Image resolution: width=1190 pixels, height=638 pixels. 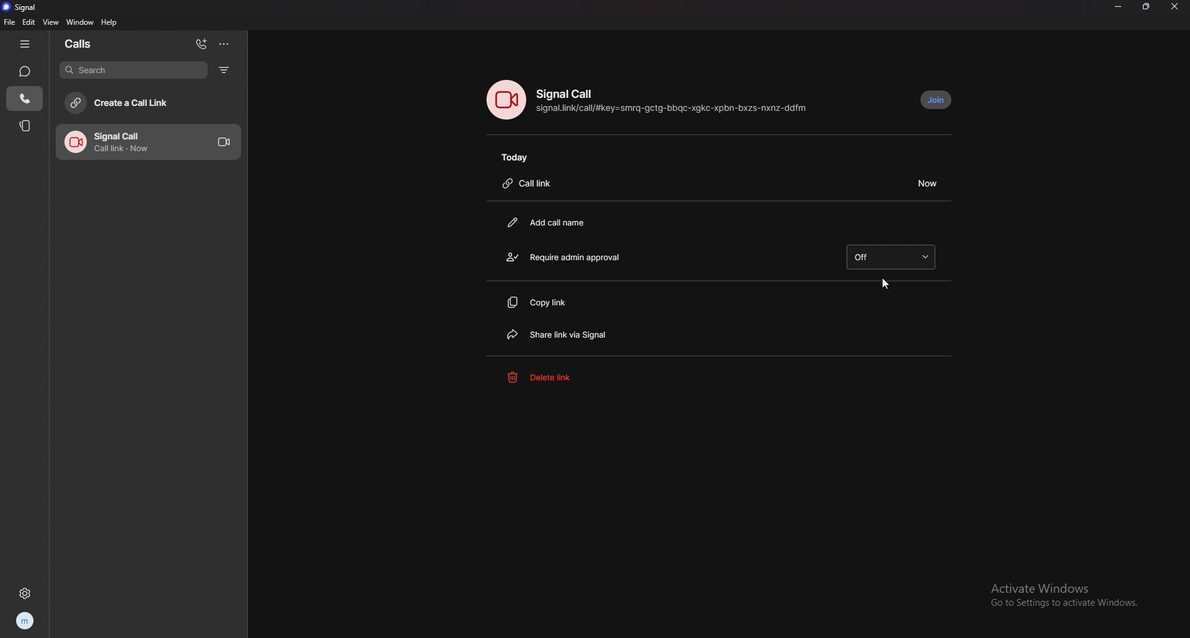 I want to click on join, so click(x=937, y=100).